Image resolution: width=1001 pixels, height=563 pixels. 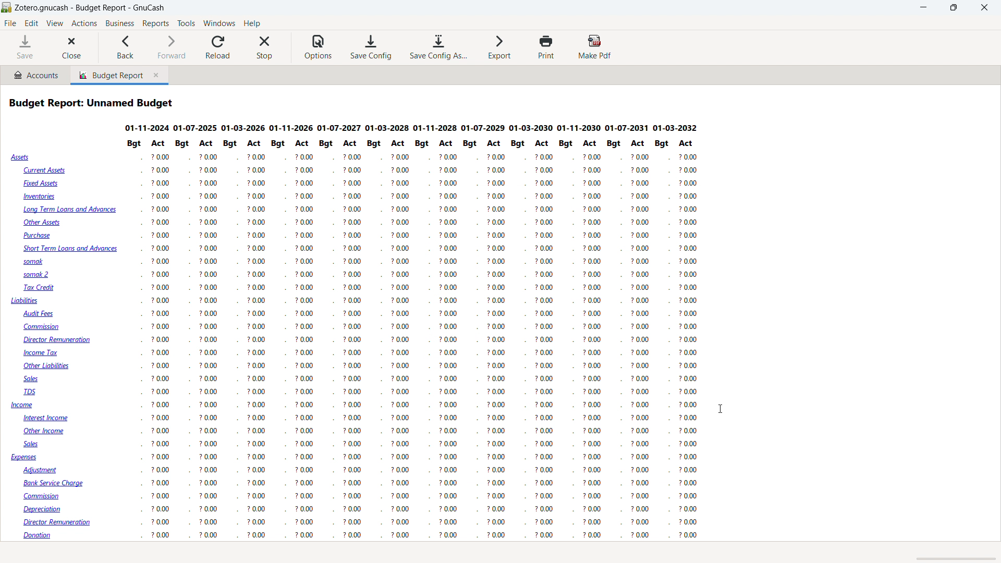 What do you see at coordinates (52, 419) in the screenshot?
I see `Interest Income` at bounding box center [52, 419].